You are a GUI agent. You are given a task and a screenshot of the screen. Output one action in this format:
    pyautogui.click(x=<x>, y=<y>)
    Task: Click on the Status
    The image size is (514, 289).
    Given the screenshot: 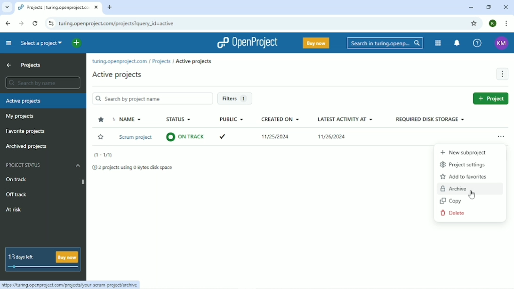 What is the action you would take?
    pyautogui.click(x=179, y=120)
    